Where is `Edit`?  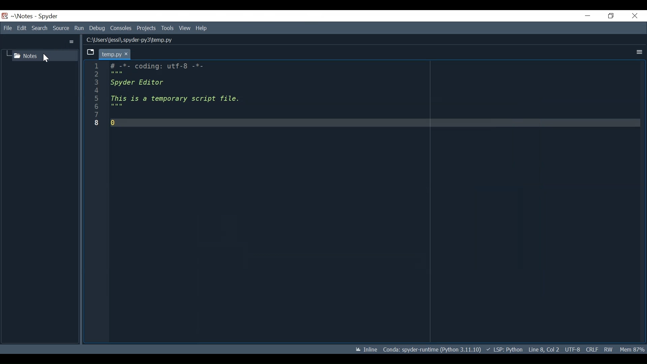 Edit is located at coordinates (21, 28).